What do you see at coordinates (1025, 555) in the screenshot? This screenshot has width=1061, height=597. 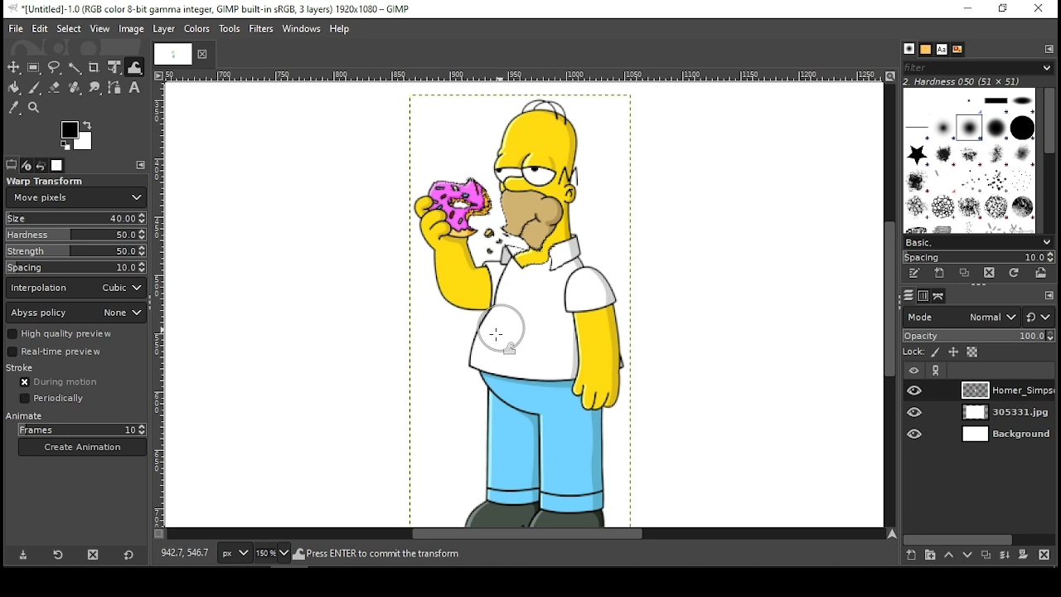 I see `add mask` at bounding box center [1025, 555].